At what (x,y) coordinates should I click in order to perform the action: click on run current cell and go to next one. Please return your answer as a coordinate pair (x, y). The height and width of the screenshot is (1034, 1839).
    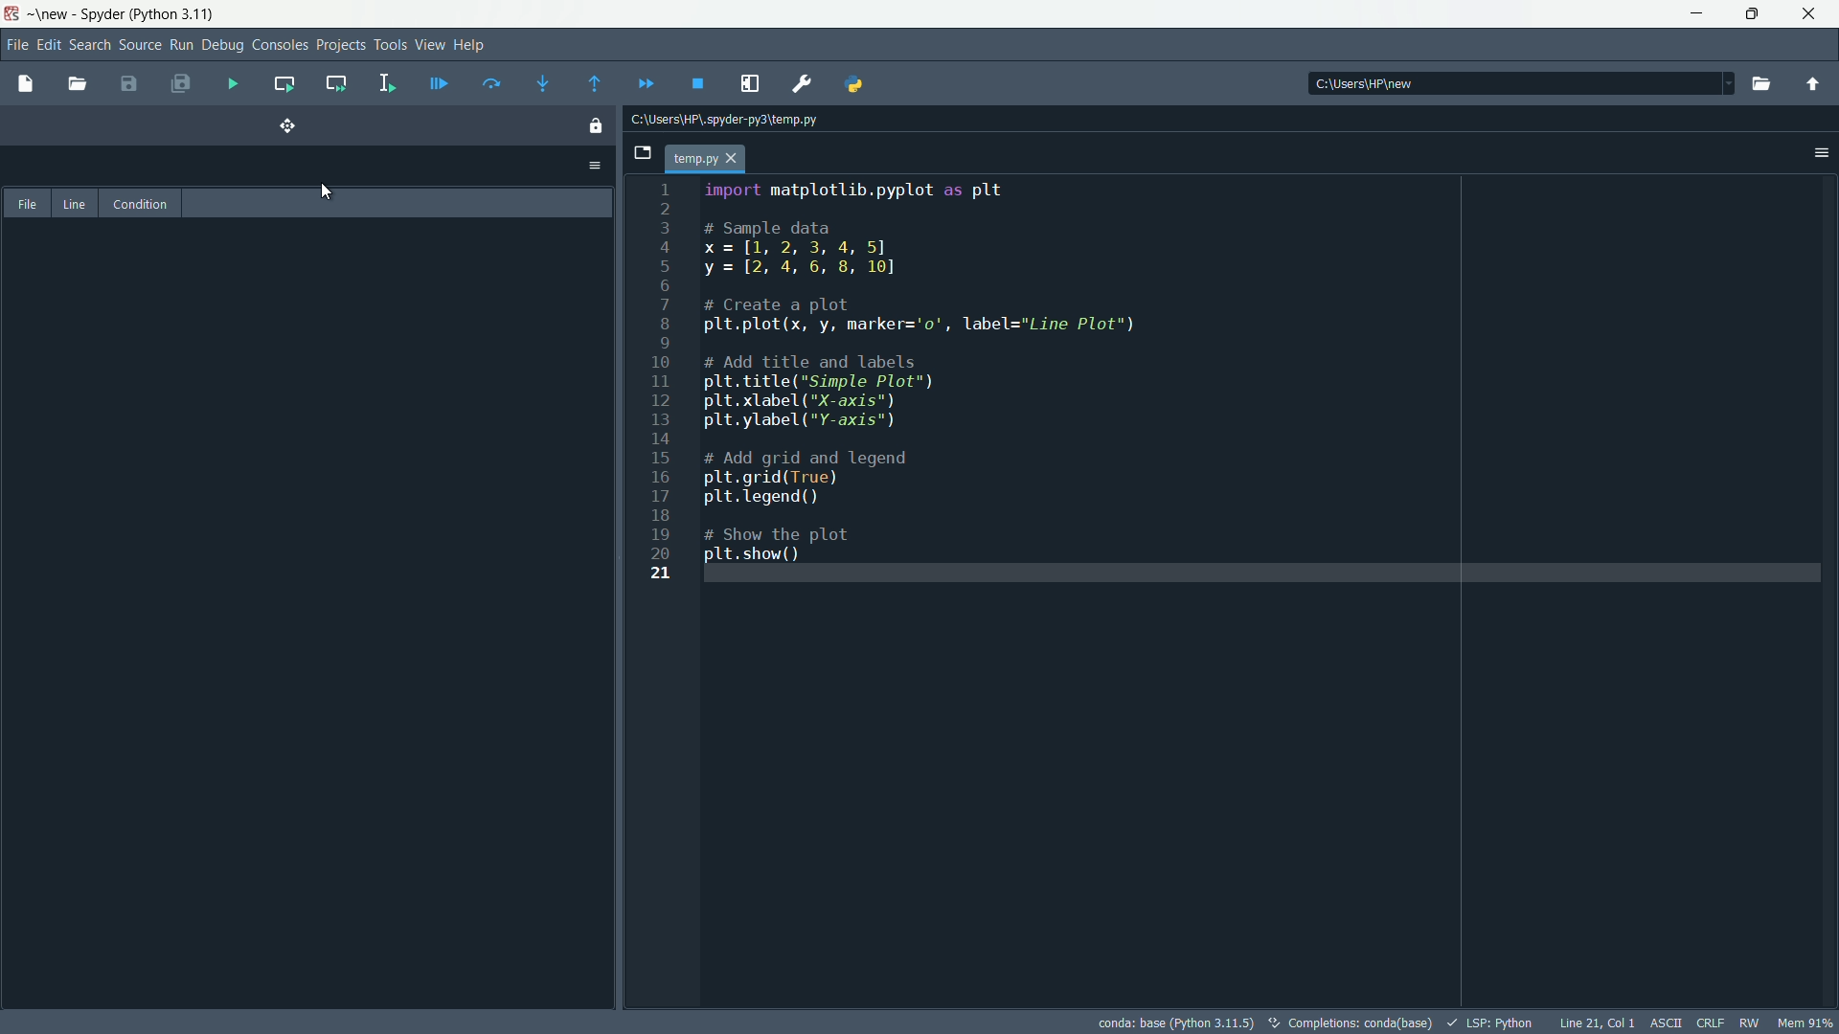
    Looking at the image, I should click on (333, 81).